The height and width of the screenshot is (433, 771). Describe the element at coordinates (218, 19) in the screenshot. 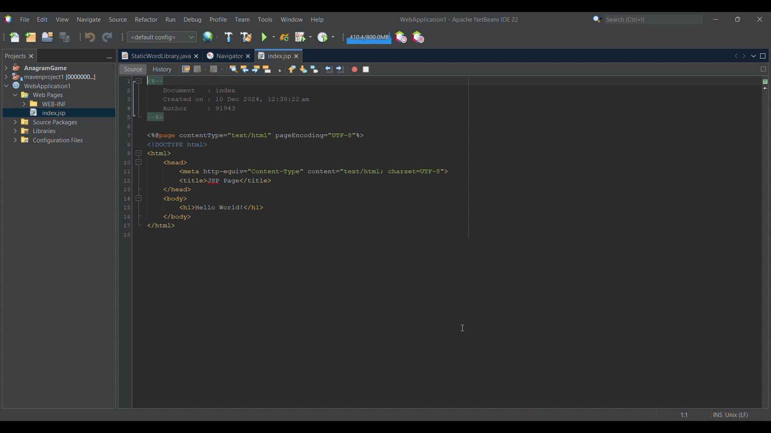

I see `Profile menu` at that location.